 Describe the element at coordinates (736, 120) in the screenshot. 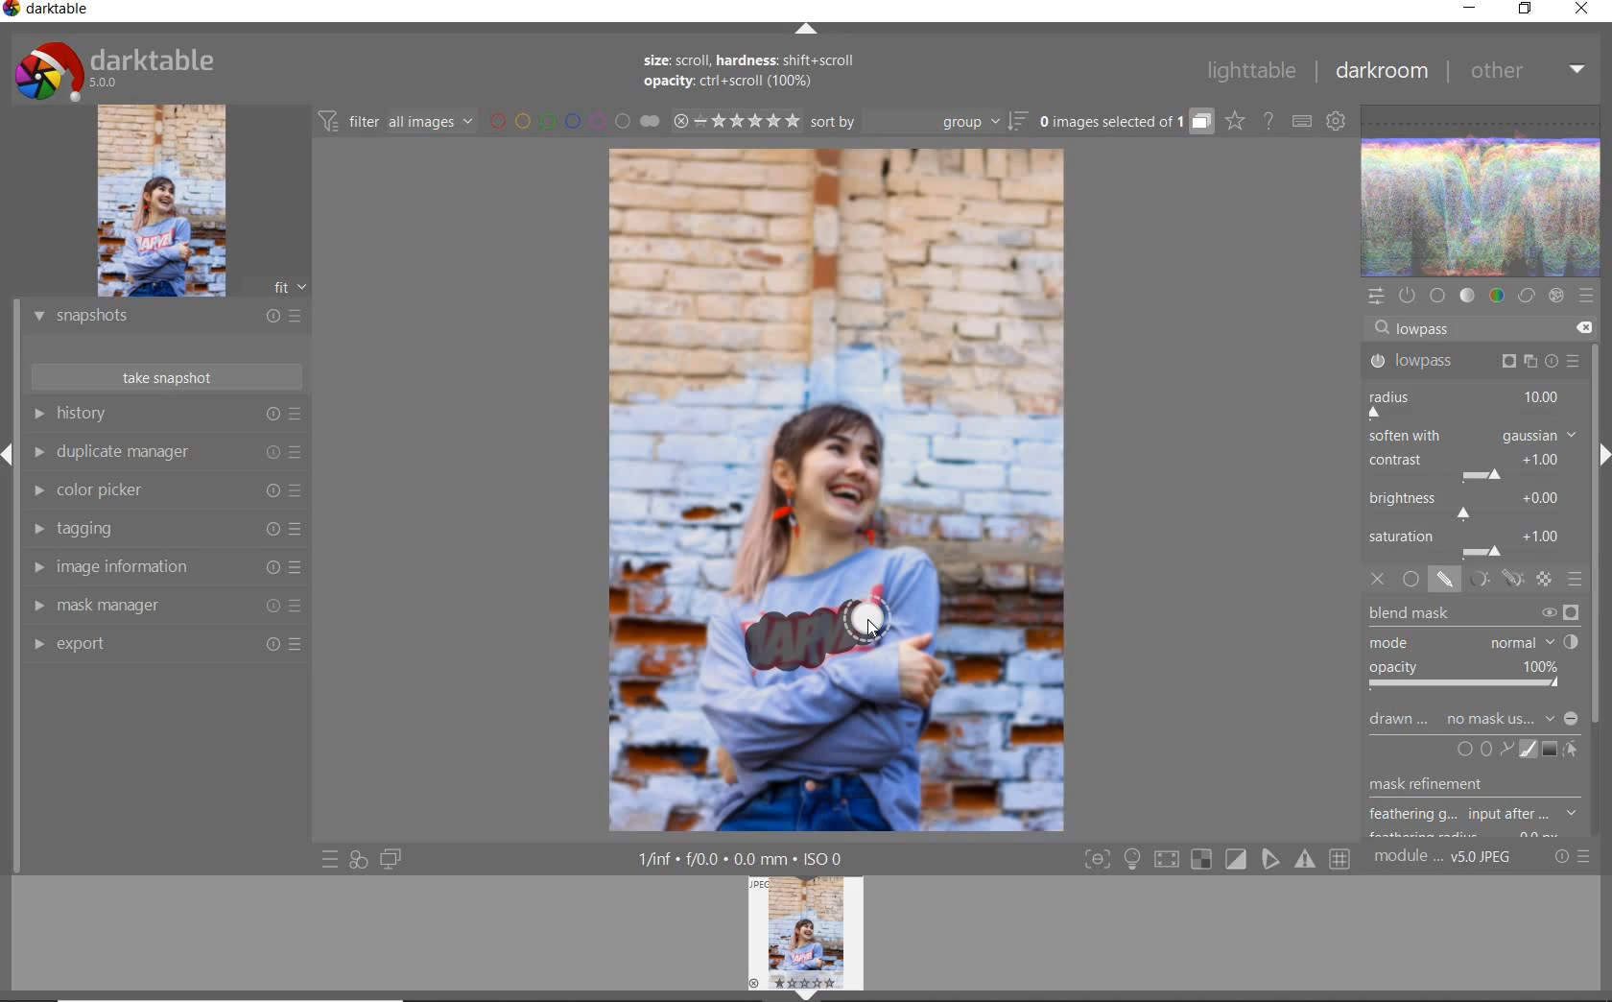

I see `range ratings for selected images` at that location.